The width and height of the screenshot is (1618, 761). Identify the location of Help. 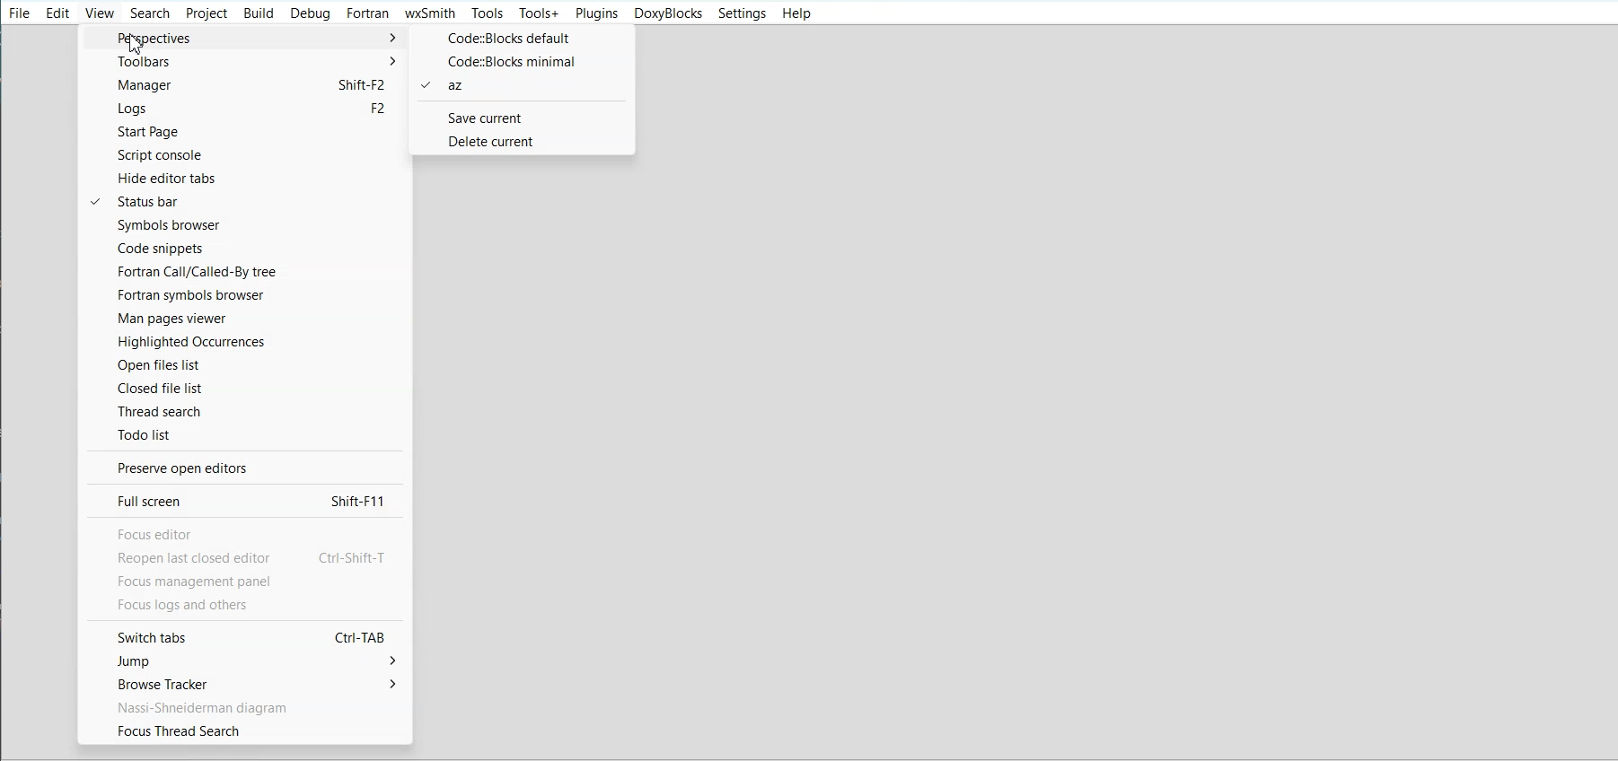
(795, 14).